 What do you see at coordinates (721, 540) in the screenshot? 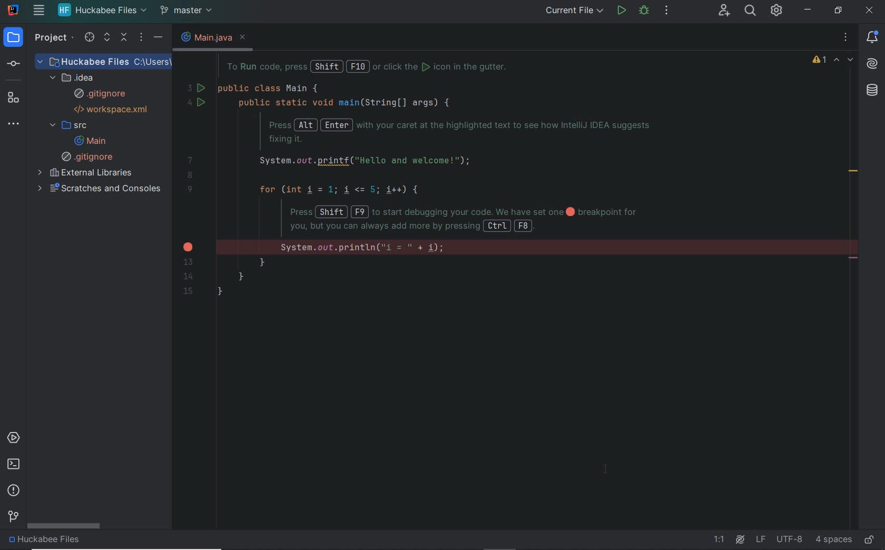
I see `go to line` at bounding box center [721, 540].